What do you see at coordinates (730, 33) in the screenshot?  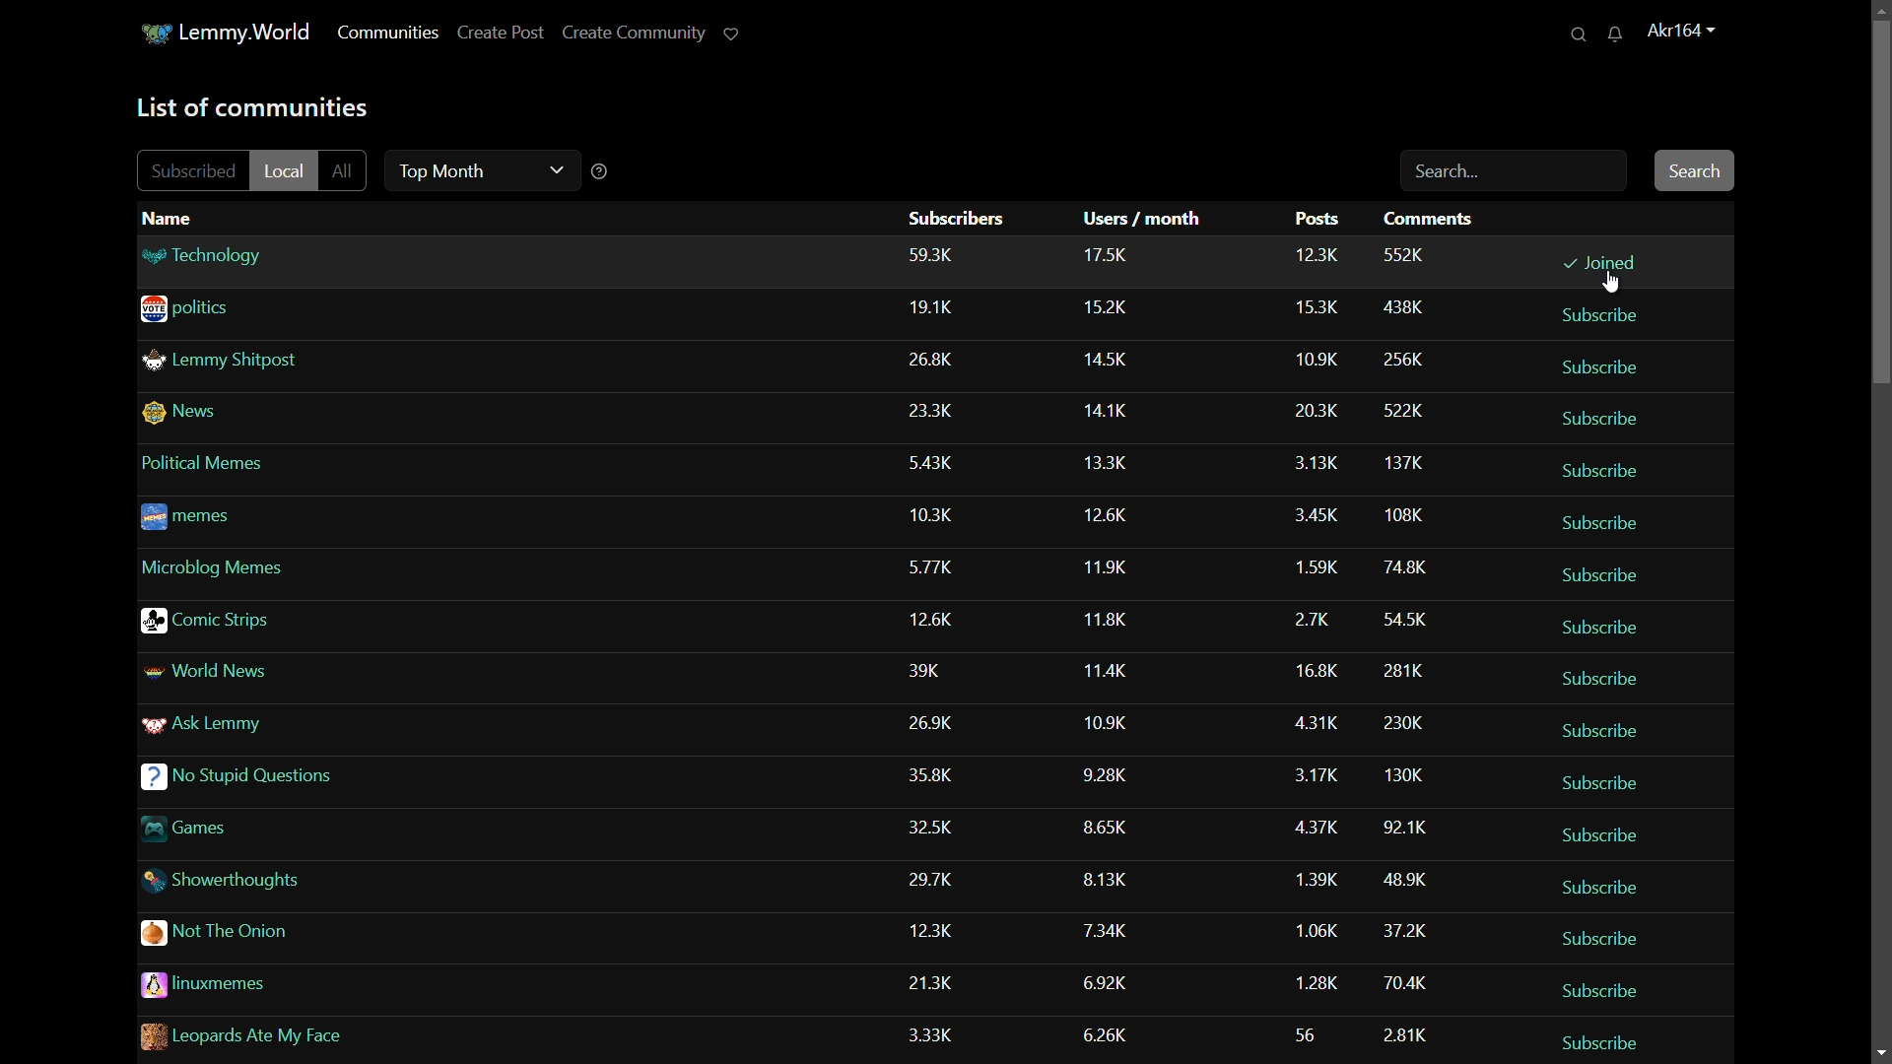 I see `support lemmy` at bounding box center [730, 33].